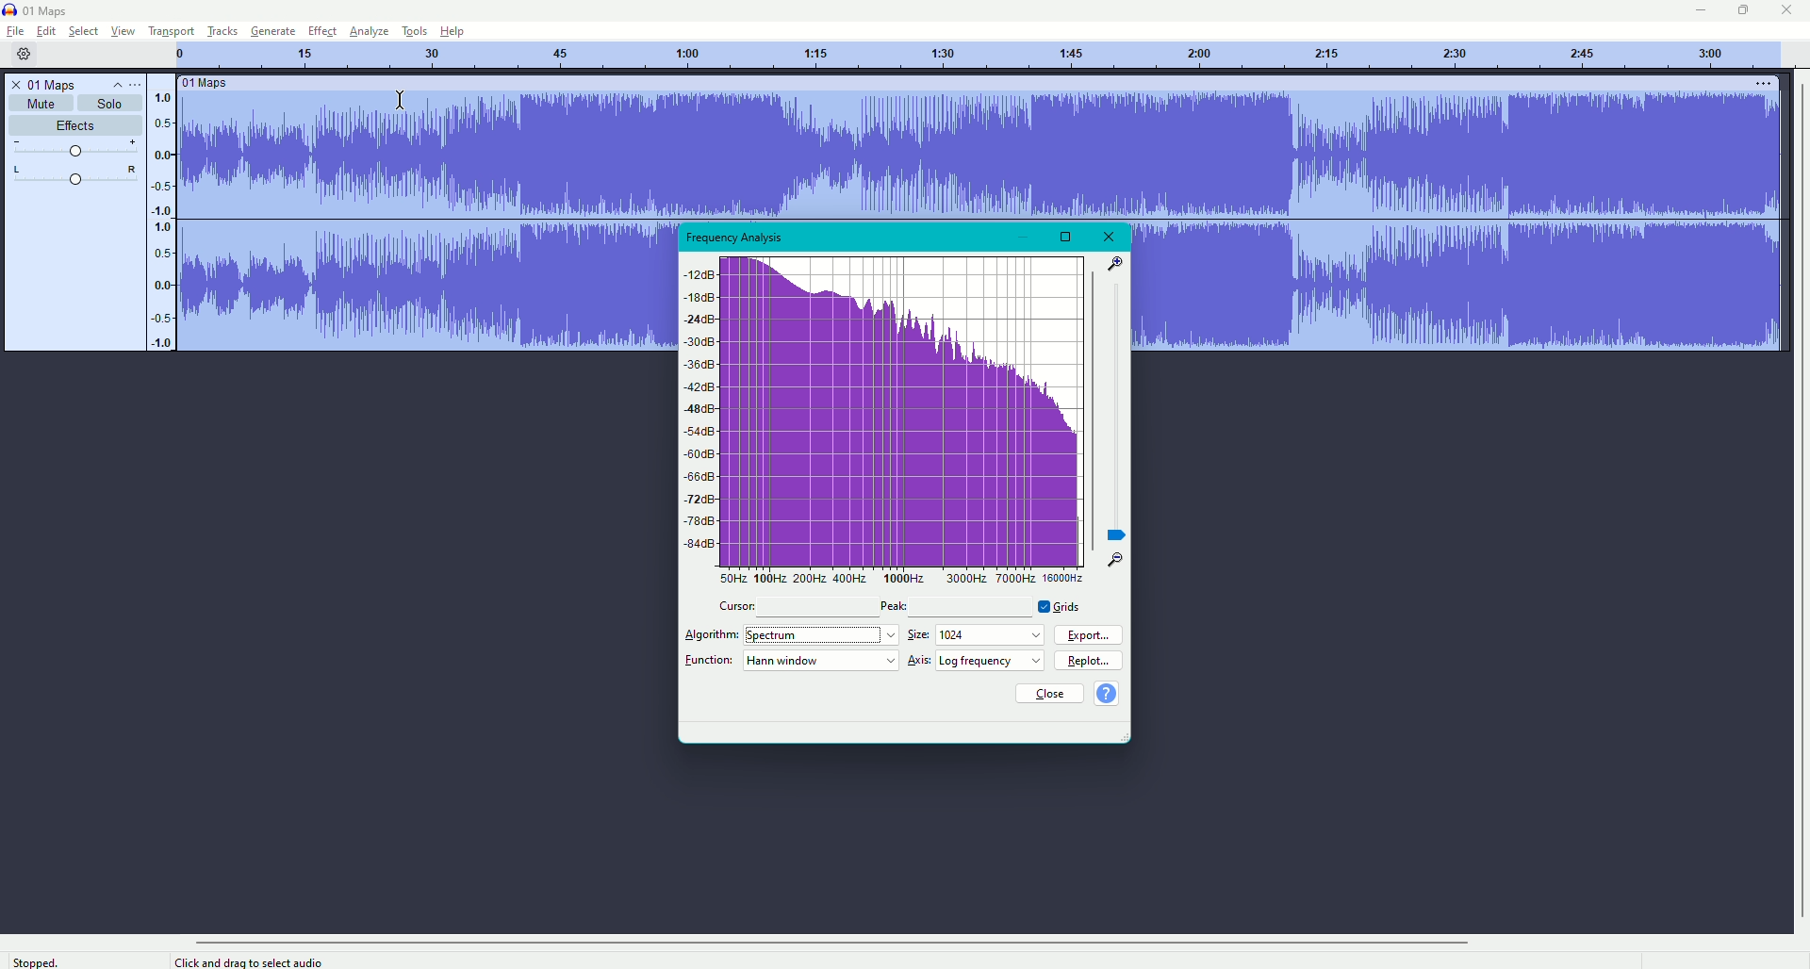  Describe the element at coordinates (74, 147) in the screenshot. I see `Slider` at that location.